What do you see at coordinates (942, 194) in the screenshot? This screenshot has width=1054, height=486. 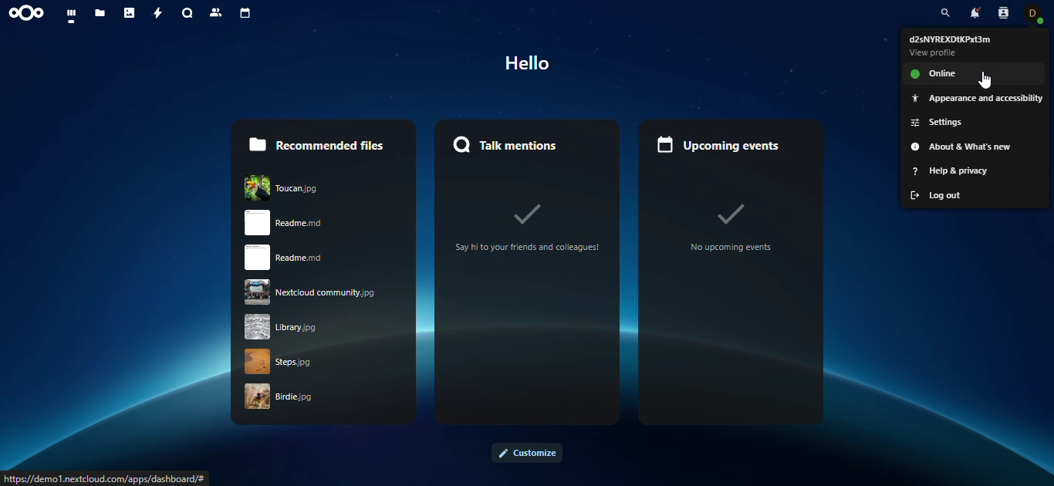 I see `log out` at bounding box center [942, 194].